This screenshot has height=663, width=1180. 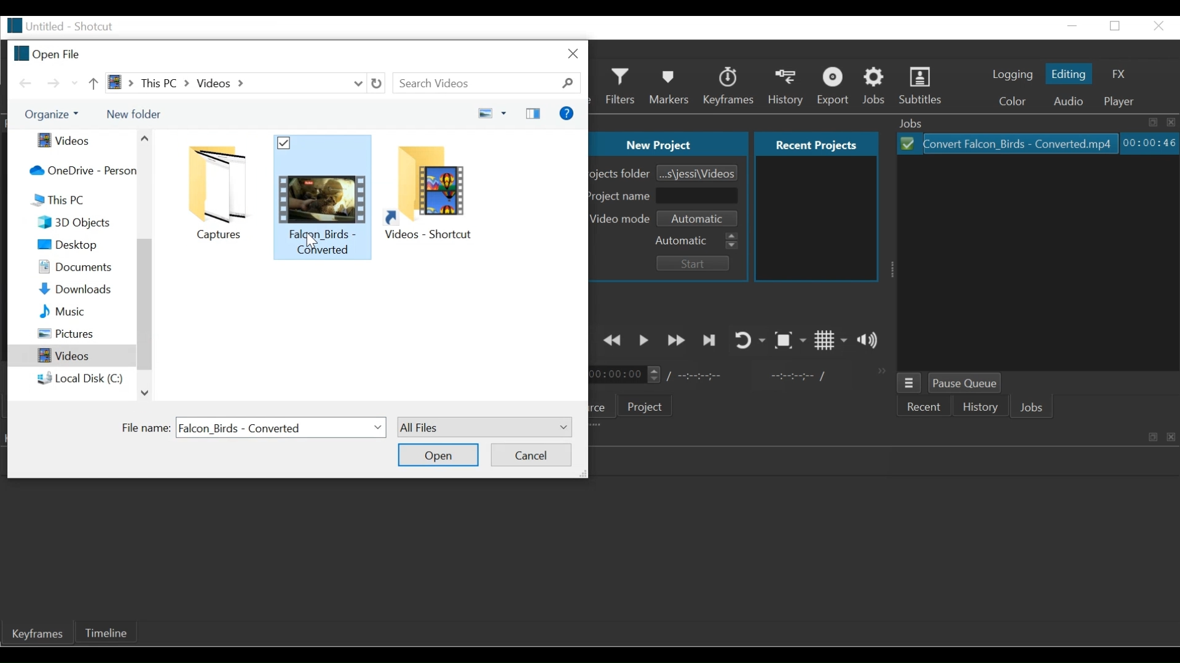 What do you see at coordinates (1114, 26) in the screenshot?
I see `restore` at bounding box center [1114, 26].